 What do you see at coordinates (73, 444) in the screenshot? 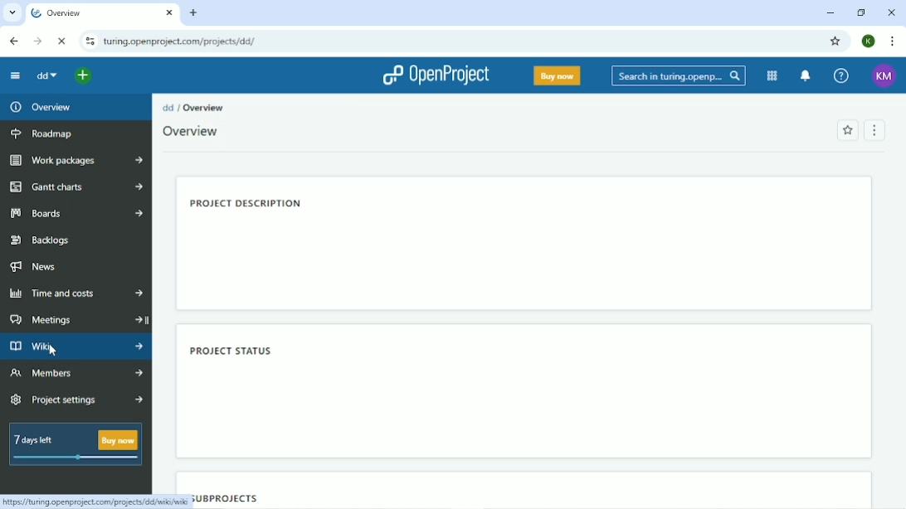
I see `7 days left` at bounding box center [73, 444].